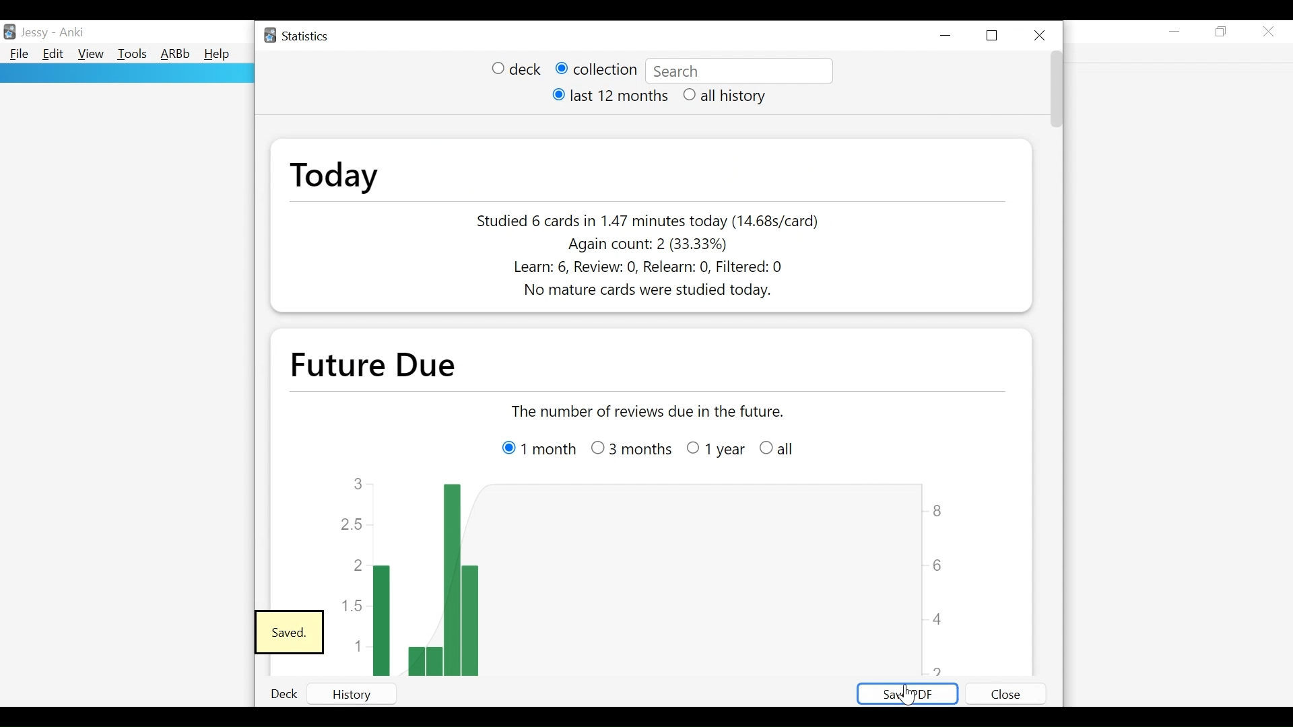  I want to click on history, so click(365, 693).